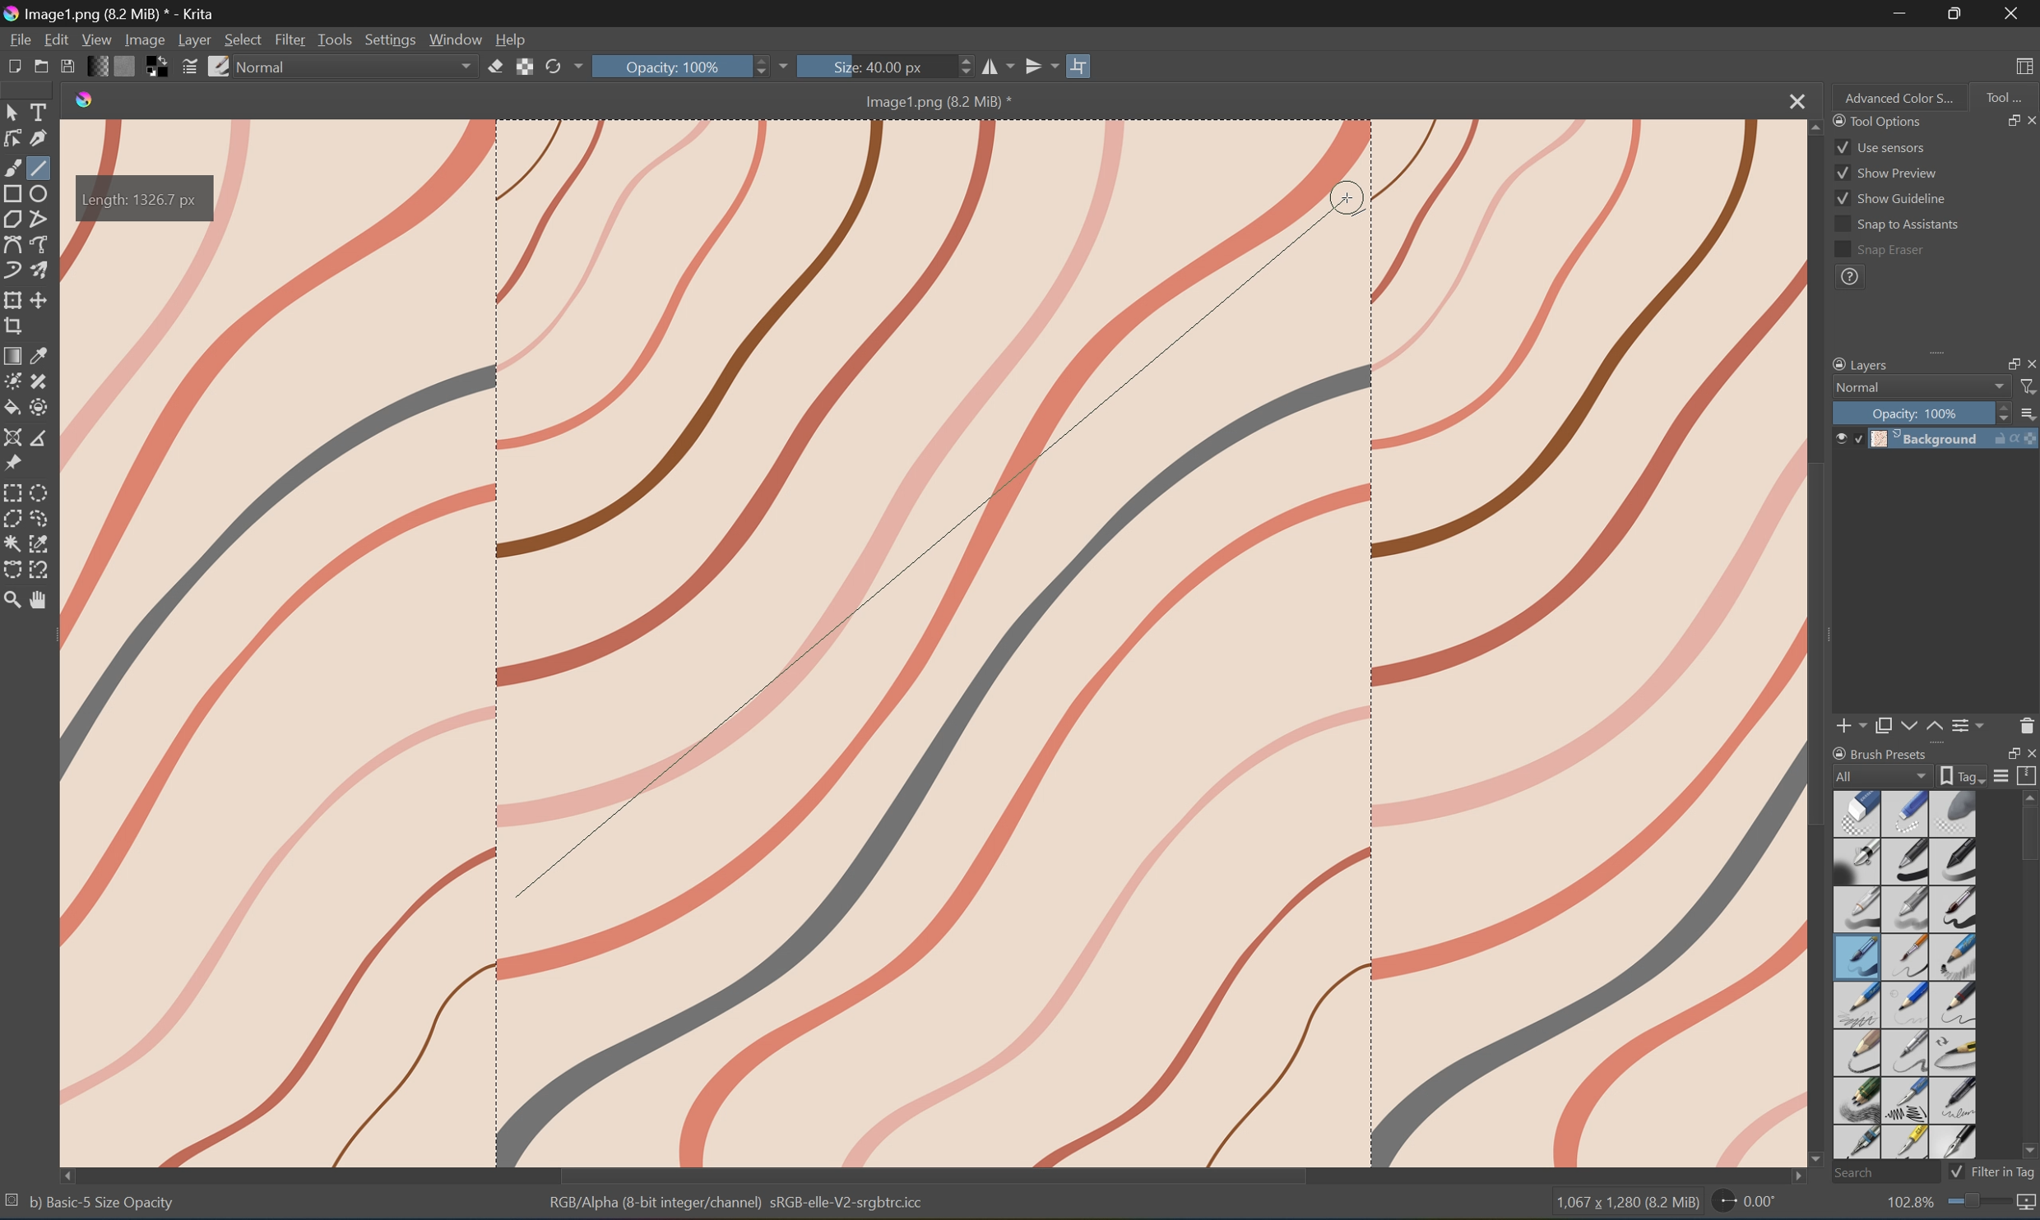 The width and height of the screenshot is (2040, 1220). I want to click on Calligraphy, so click(39, 137).